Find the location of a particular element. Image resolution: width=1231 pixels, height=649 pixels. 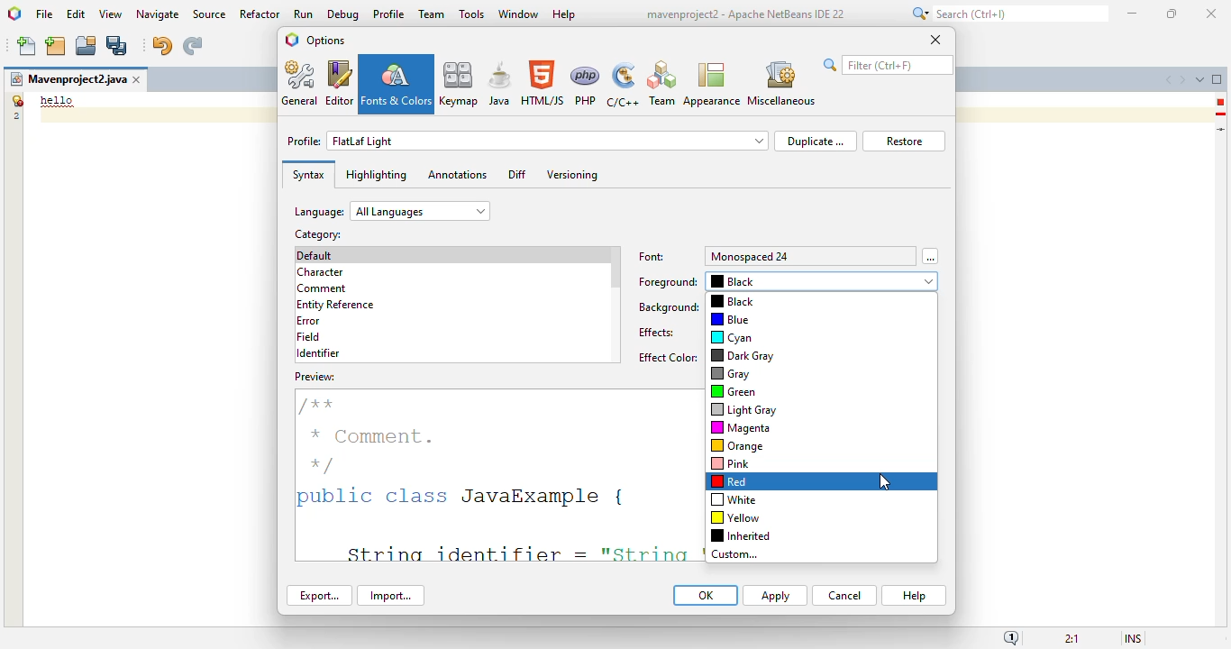

scroll documents left is located at coordinates (1171, 80).